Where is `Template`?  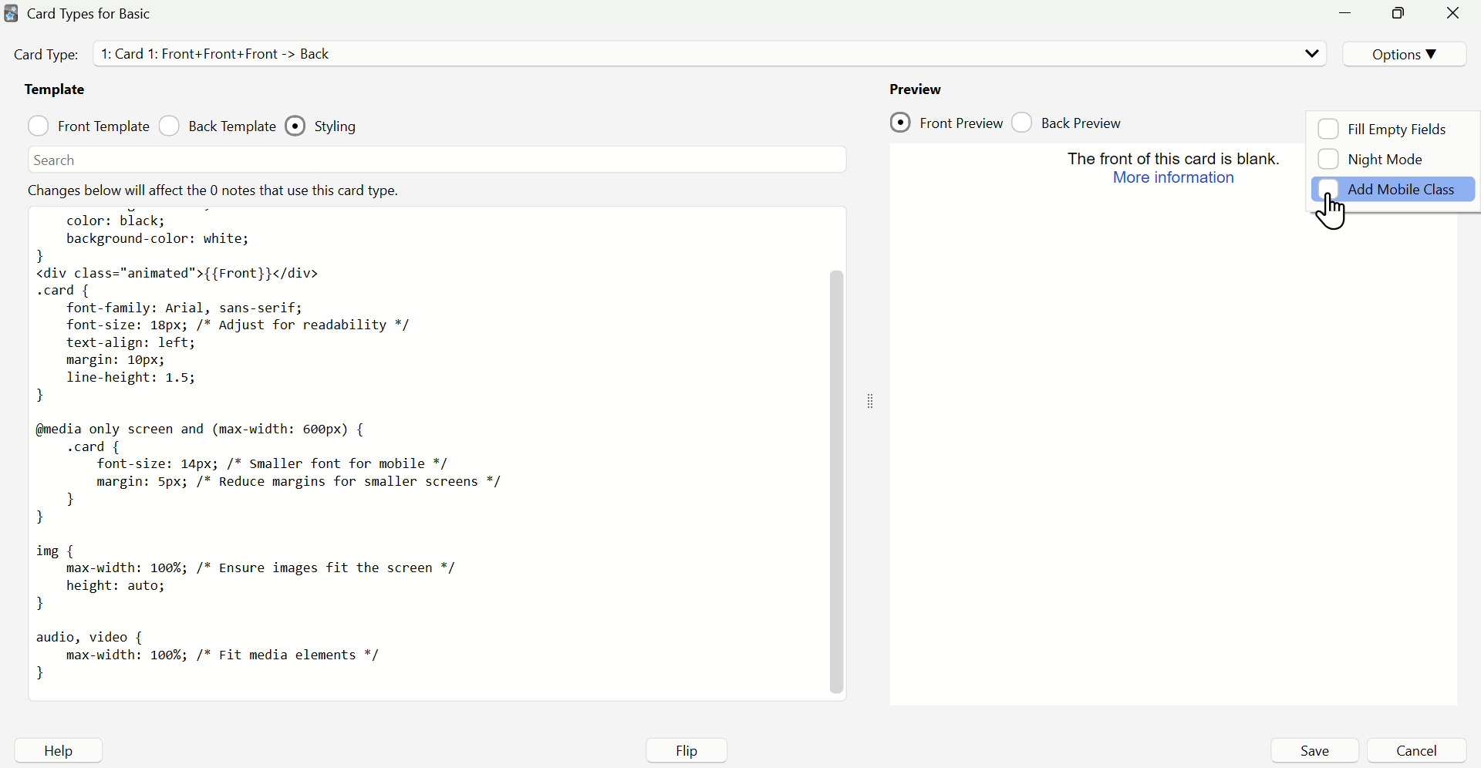
Template is located at coordinates (56, 92).